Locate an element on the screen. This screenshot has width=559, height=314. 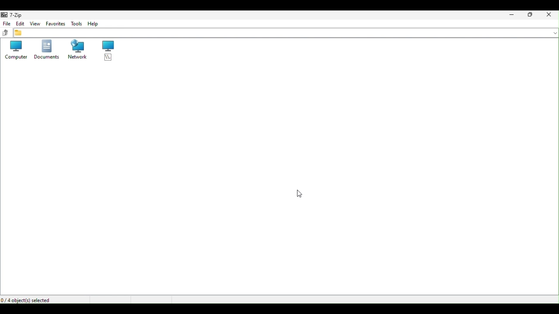
Favourite is located at coordinates (55, 23).